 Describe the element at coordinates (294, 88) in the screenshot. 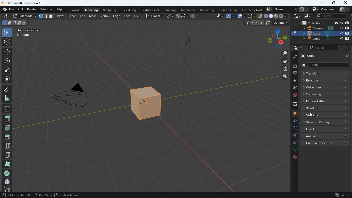

I see `drop` at that location.